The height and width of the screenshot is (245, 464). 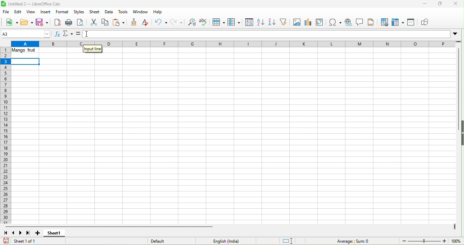 I want to click on paste, so click(x=119, y=23).